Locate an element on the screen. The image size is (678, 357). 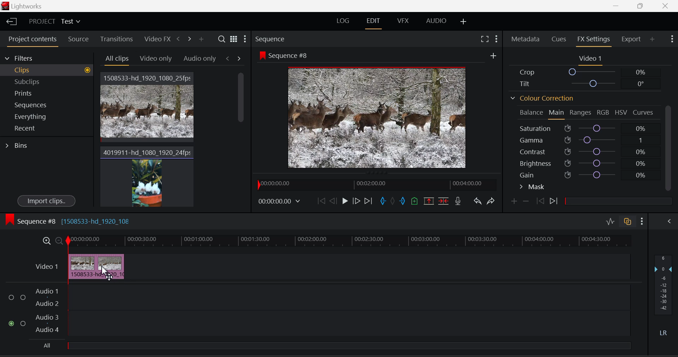
Audio Level Editing is located at coordinates (610, 221).